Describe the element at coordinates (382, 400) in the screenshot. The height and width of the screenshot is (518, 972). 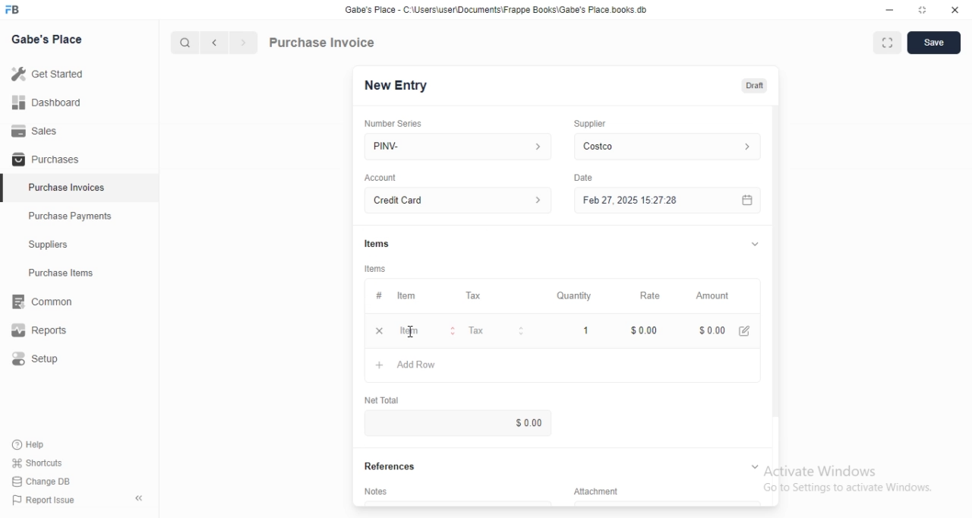
I see `Net Total` at that location.